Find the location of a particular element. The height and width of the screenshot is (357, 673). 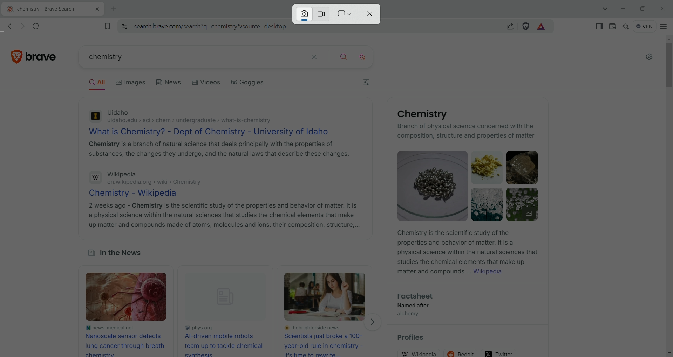

brave logo is located at coordinates (17, 55).